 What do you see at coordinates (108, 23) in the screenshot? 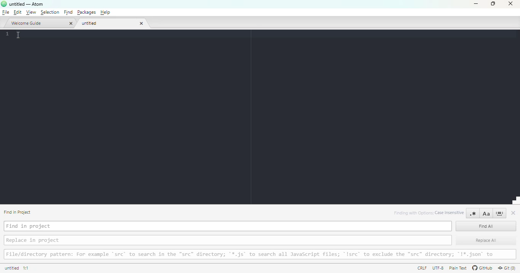
I see `untitled` at bounding box center [108, 23].